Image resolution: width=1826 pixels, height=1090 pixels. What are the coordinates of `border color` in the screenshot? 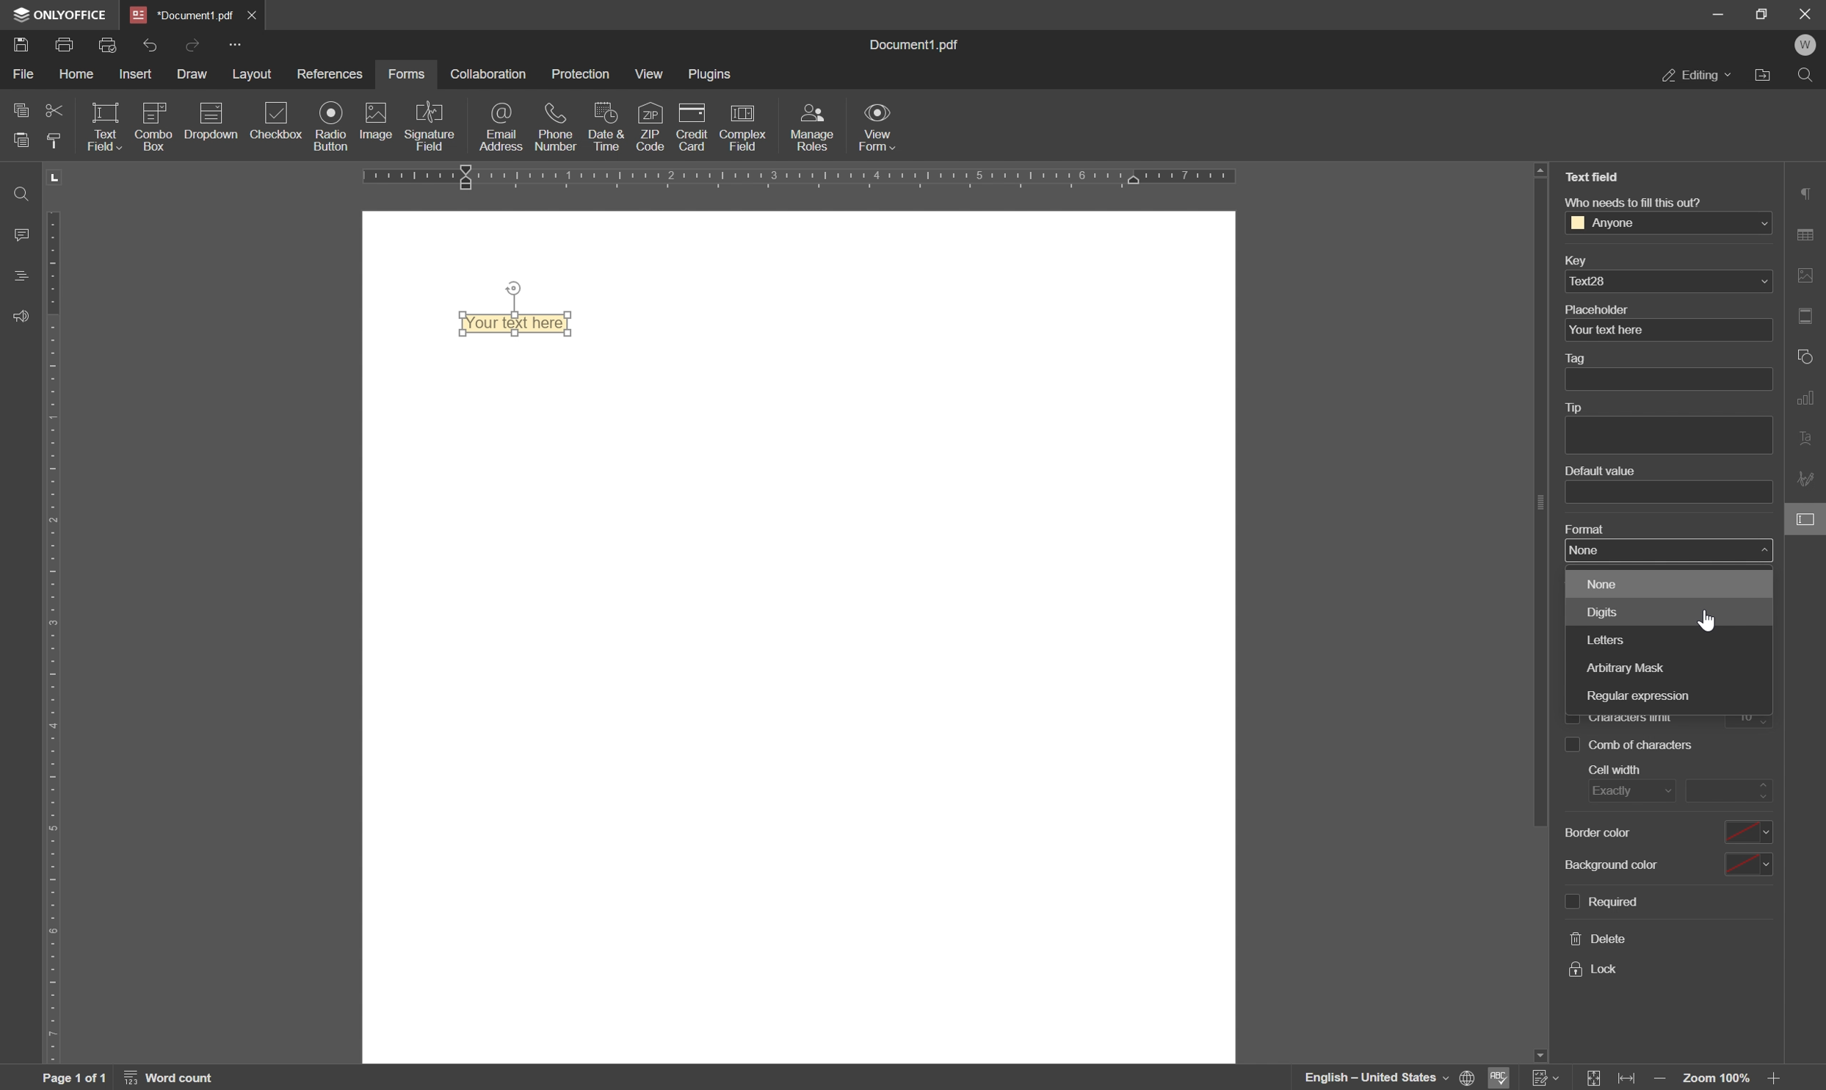 It's located at (1600, 834).